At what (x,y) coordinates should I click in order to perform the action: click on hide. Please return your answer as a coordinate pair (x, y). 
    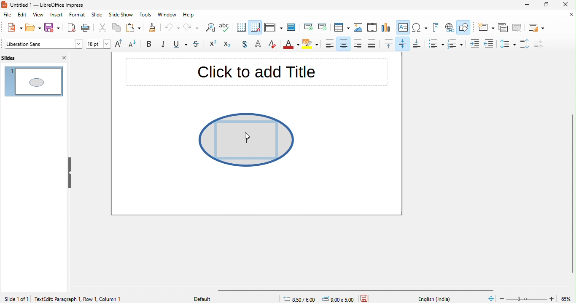
    Looking at the image, I should click on (70, 173).